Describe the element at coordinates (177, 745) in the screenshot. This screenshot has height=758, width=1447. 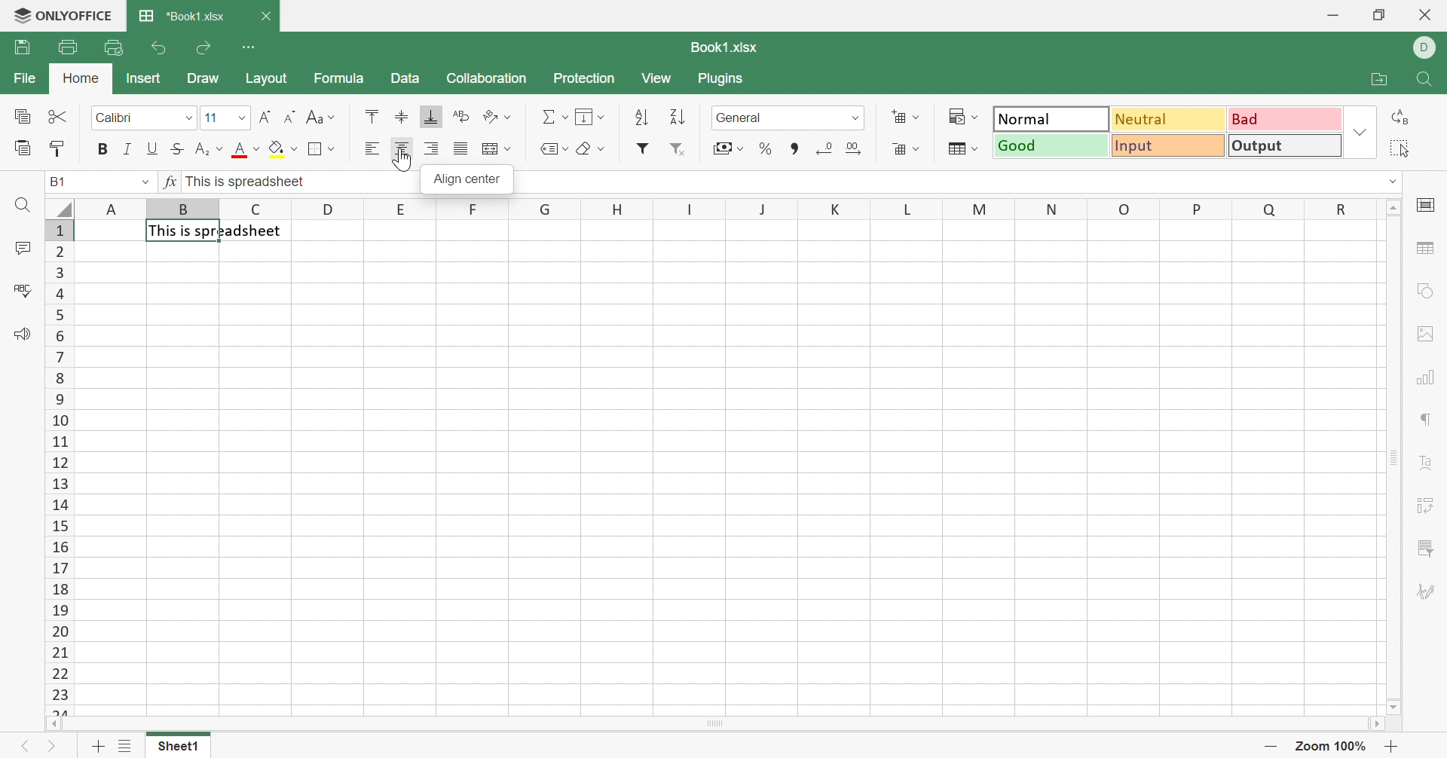
I see `Sheet1` at that location.